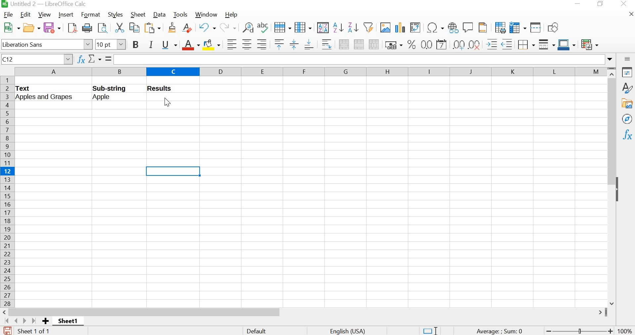  I want to click on Apple, so click(109, 98).